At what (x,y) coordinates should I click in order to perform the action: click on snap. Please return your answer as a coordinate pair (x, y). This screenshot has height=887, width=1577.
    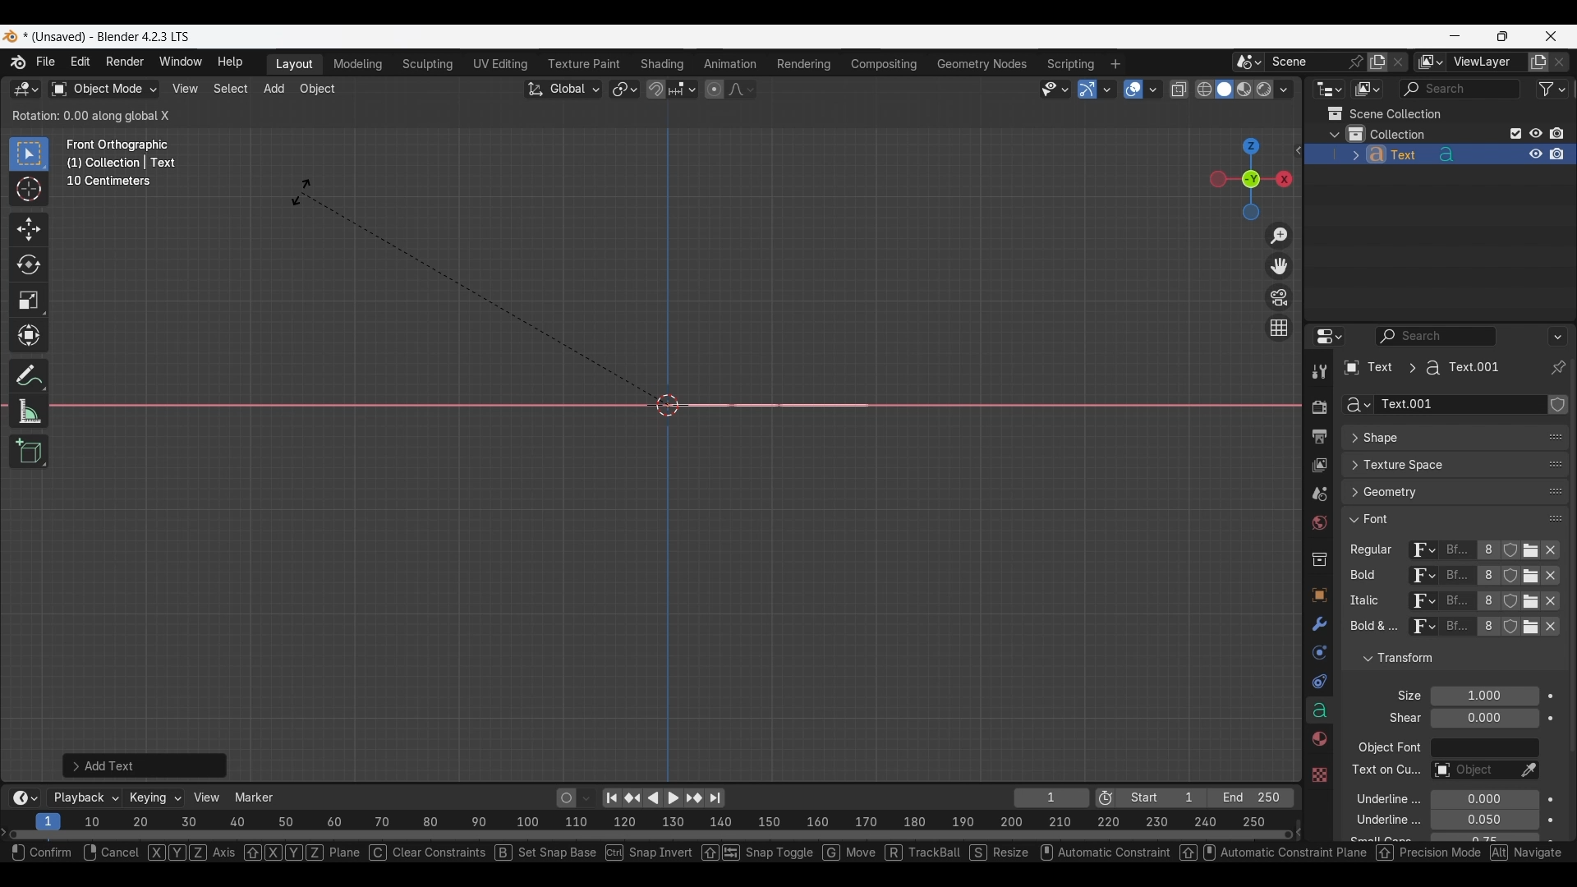
    Looking at the image, I should click on (645, 855).